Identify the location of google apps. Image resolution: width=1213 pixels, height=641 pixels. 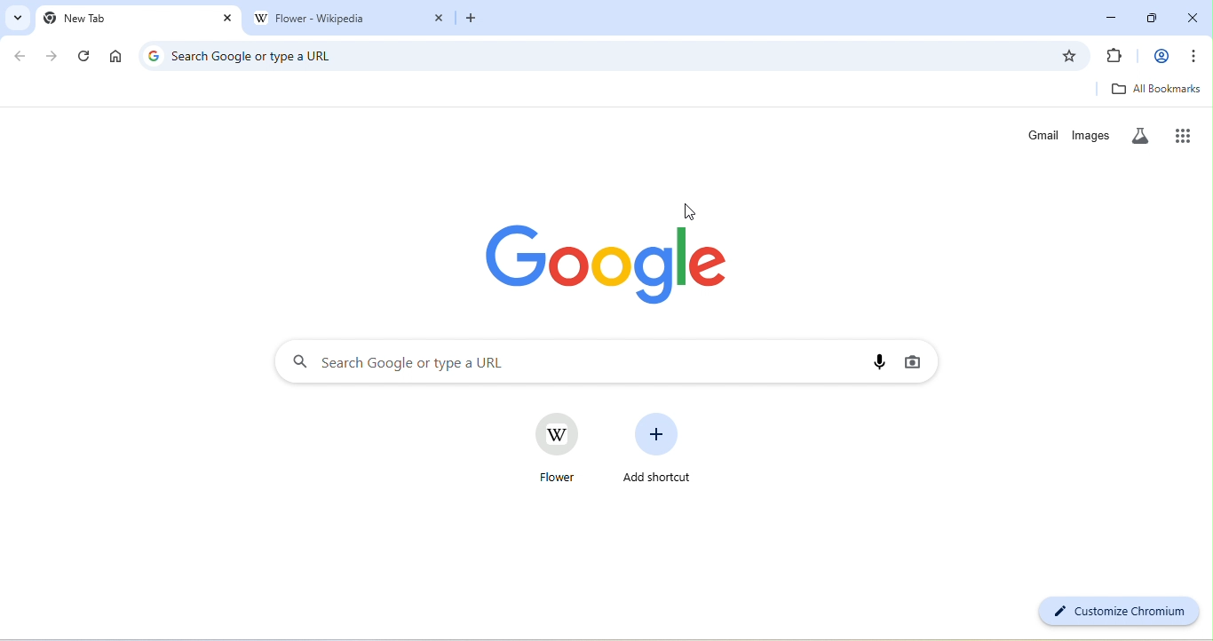
(1188, 134).